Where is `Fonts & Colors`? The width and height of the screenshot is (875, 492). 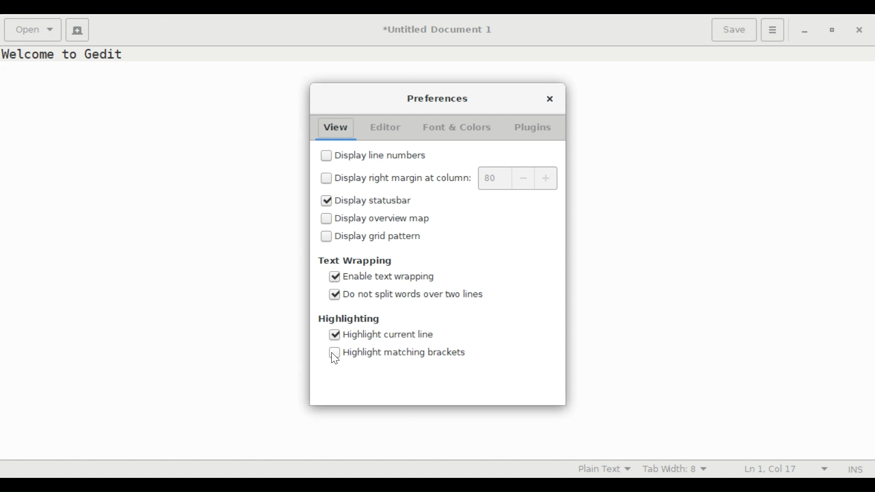 Fonts & Colors is located at coordinates (463, 127).